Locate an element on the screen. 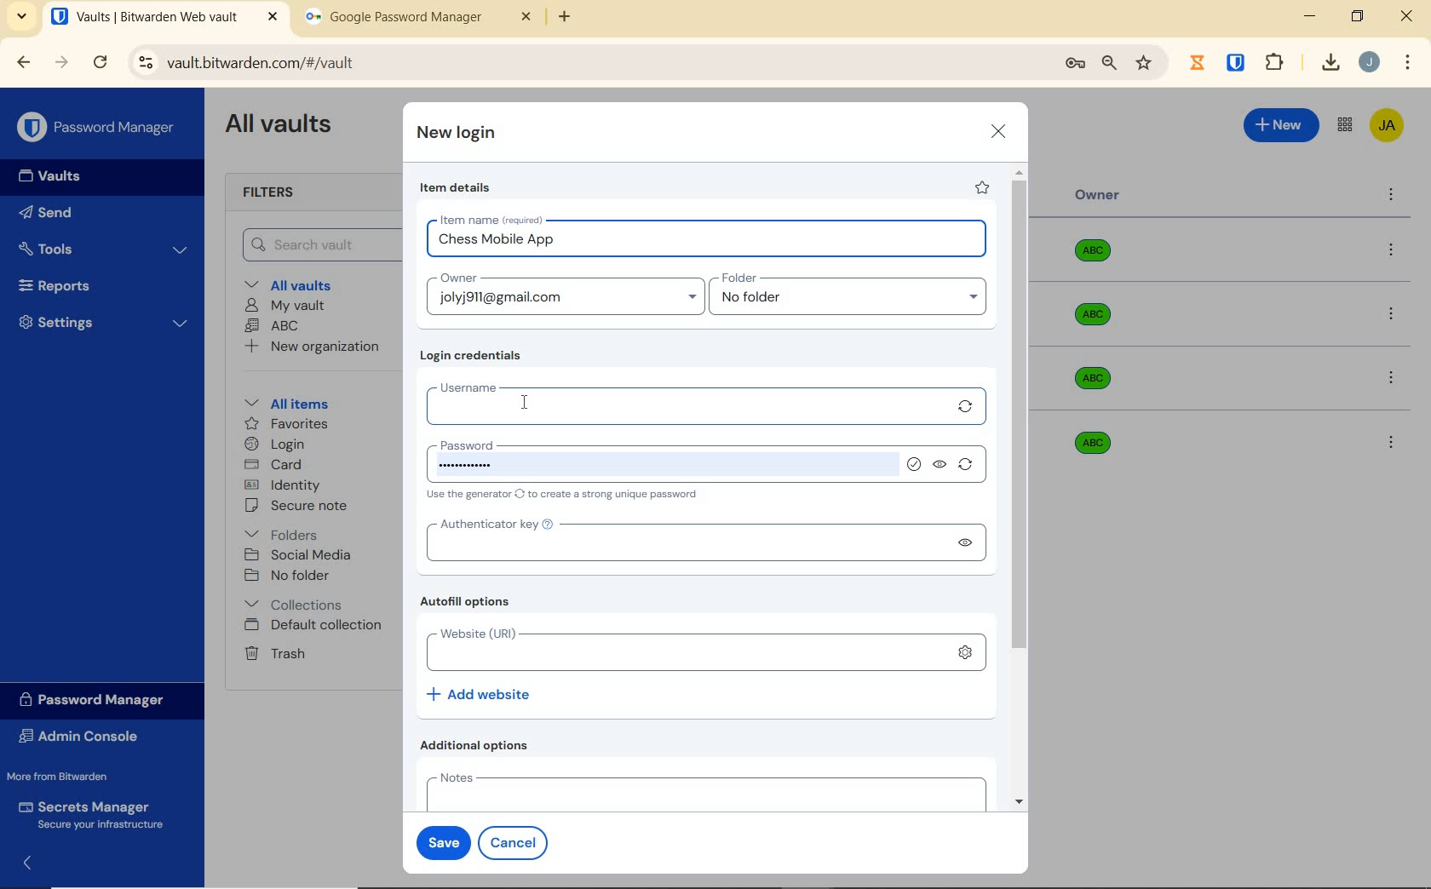 Image resolution: width=1431 pixels, height=889 pixels. jolyj91@gmail.com is located at coordinates (568, 301).